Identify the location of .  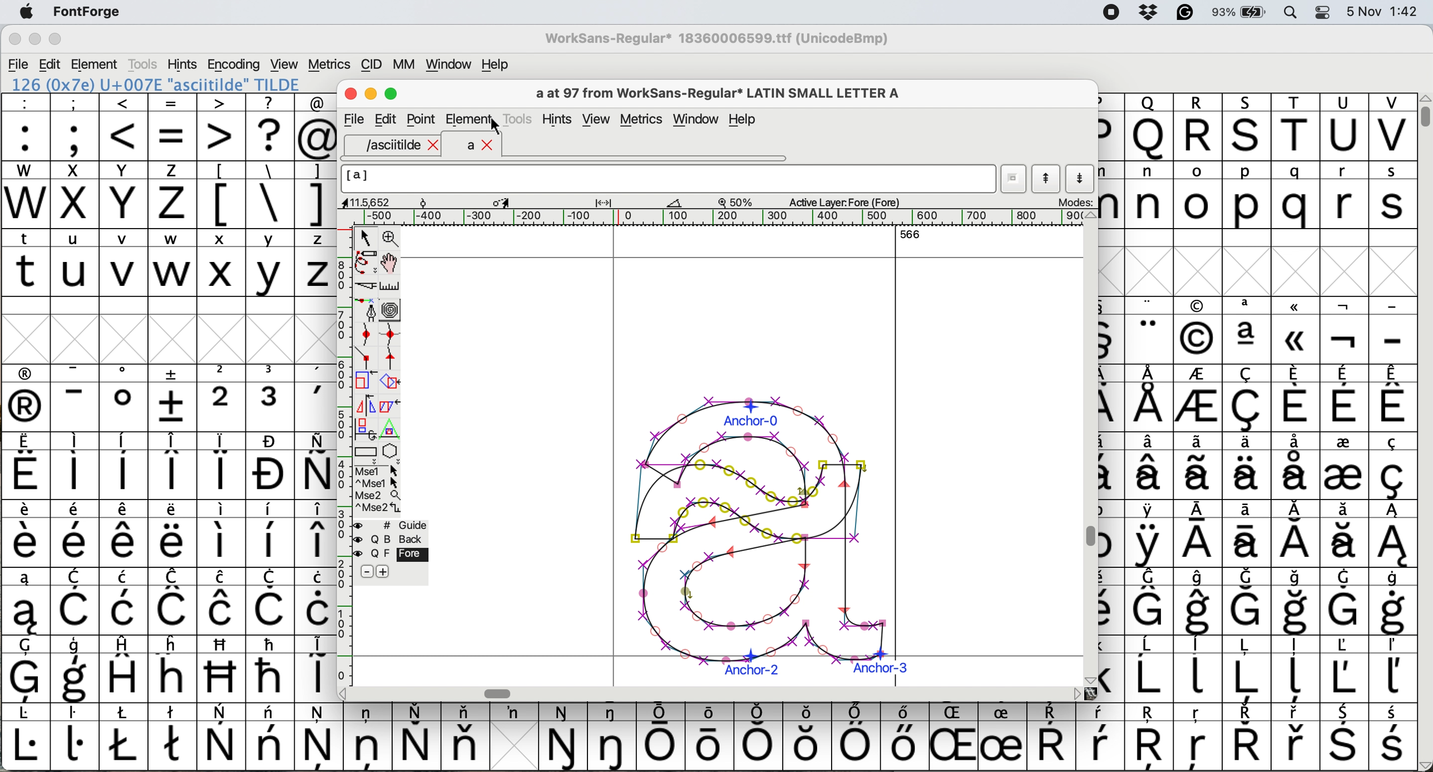
(1199, 738).